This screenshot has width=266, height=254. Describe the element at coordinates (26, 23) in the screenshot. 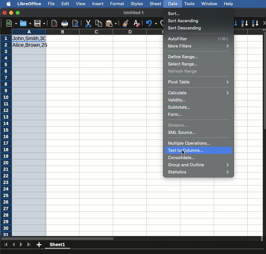

I see `Open` at that location.